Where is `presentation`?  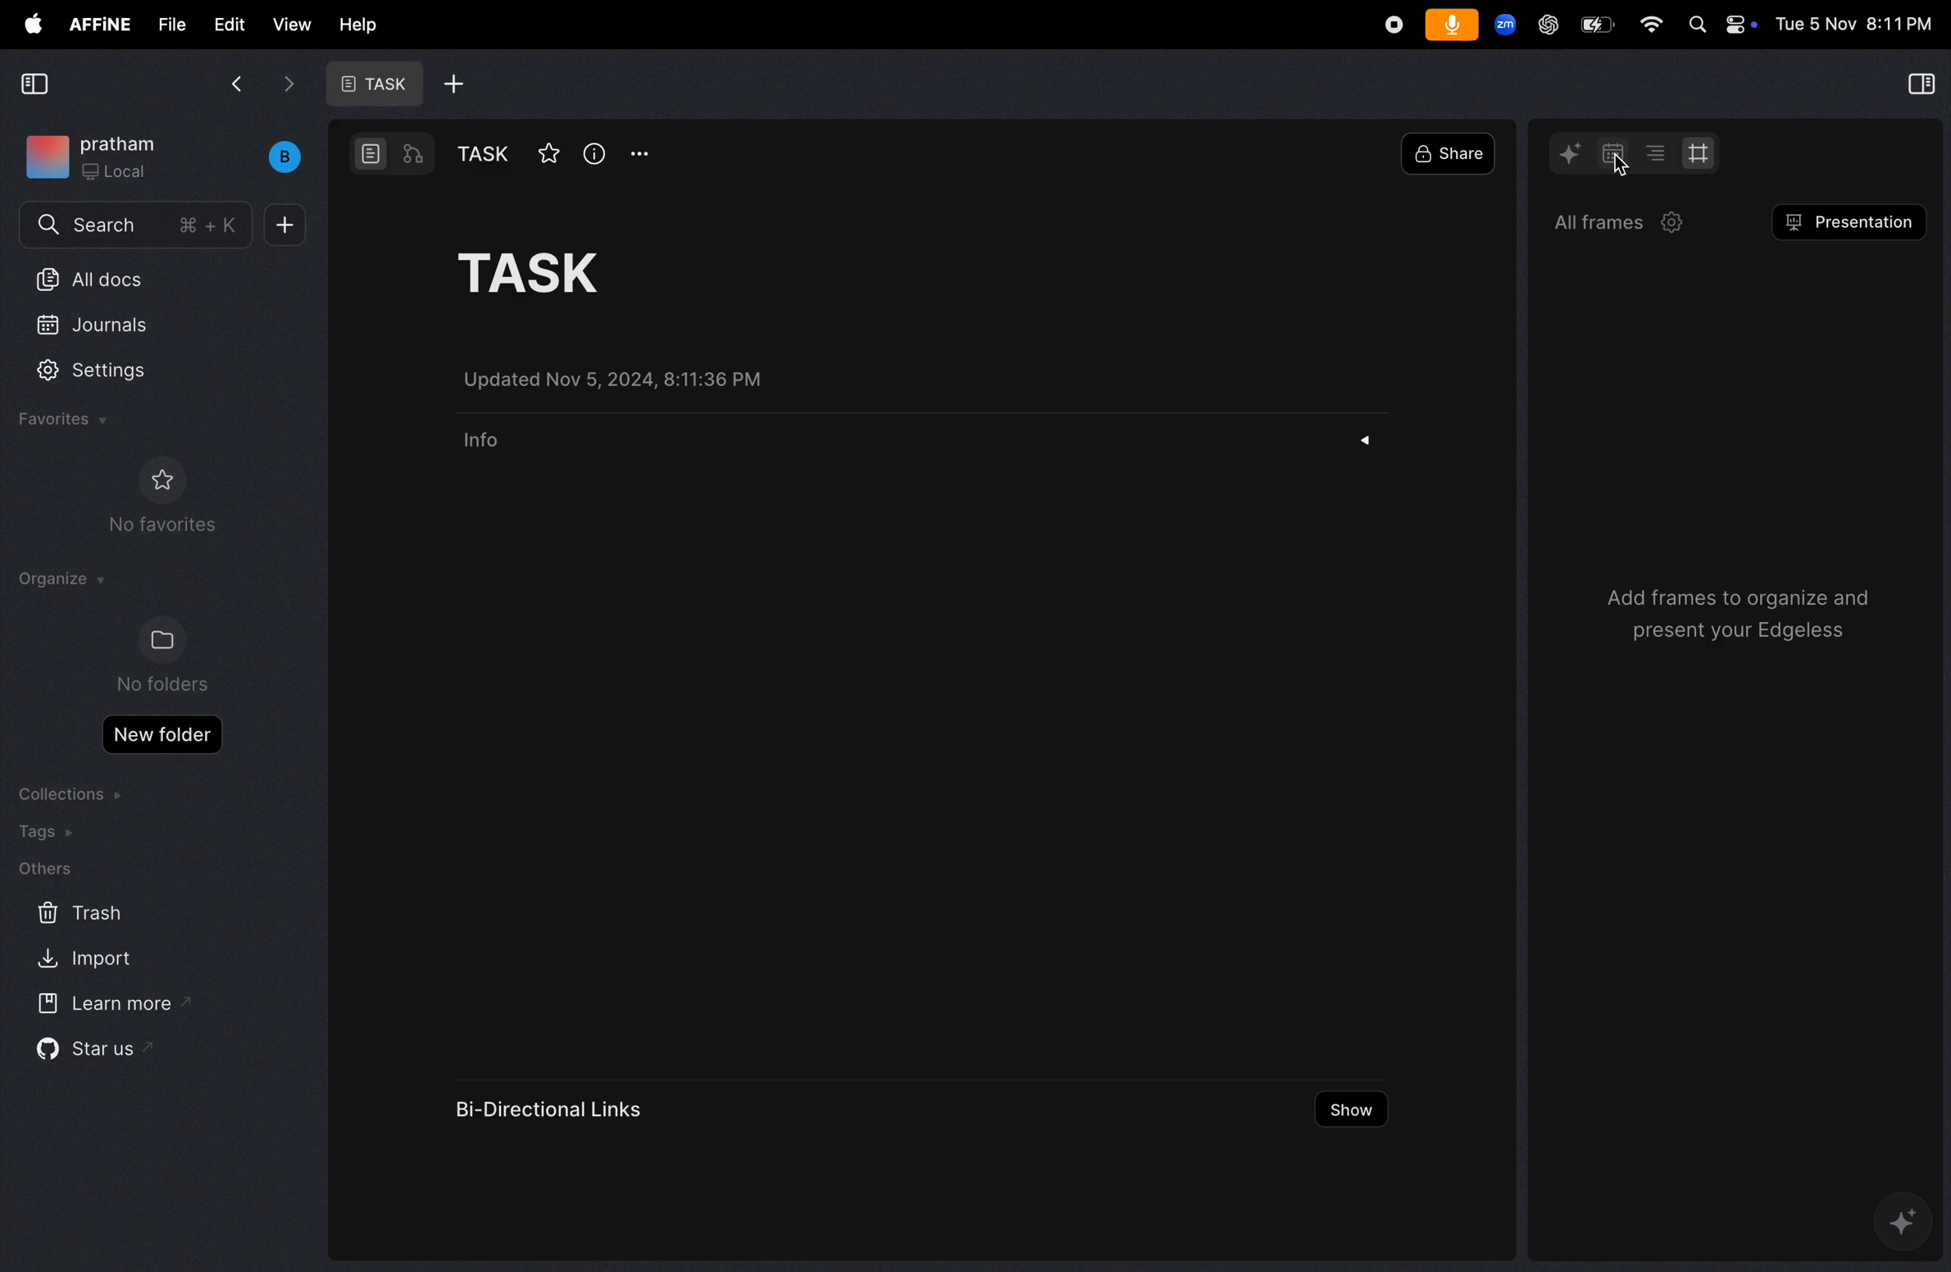 presentation is located at coordinates (1850, 225).